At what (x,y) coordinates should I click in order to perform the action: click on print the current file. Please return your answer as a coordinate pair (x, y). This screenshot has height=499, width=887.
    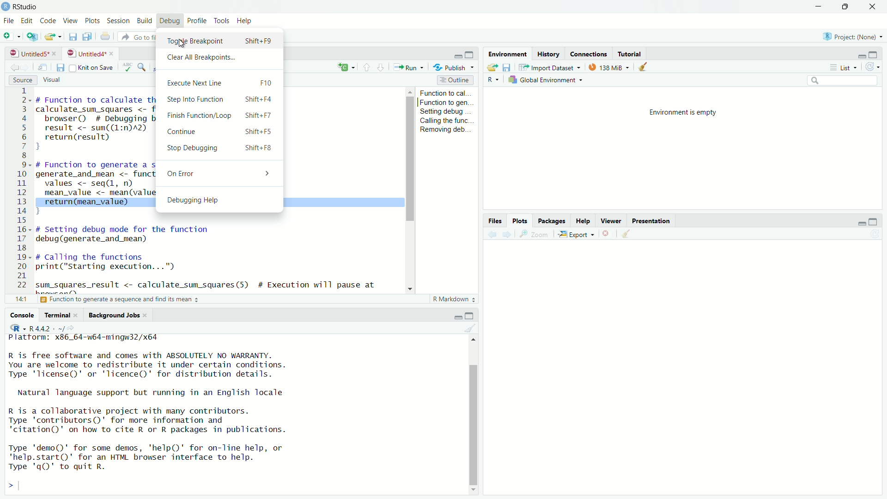
    Looking at the image, I should click on (107, 36).